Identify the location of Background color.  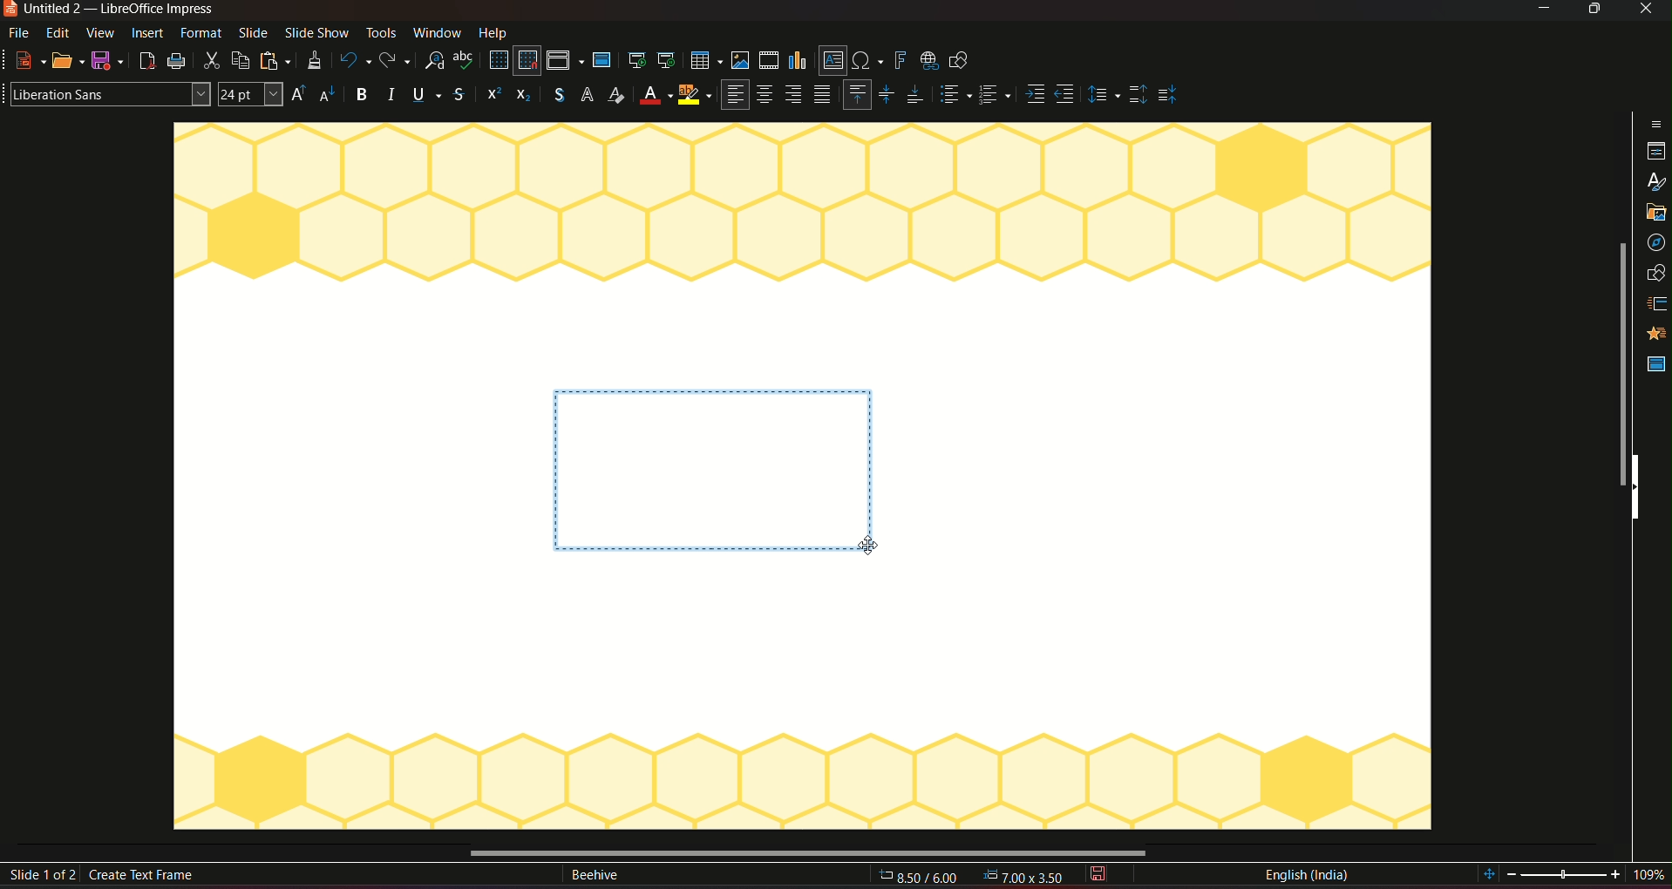
(653, 97).